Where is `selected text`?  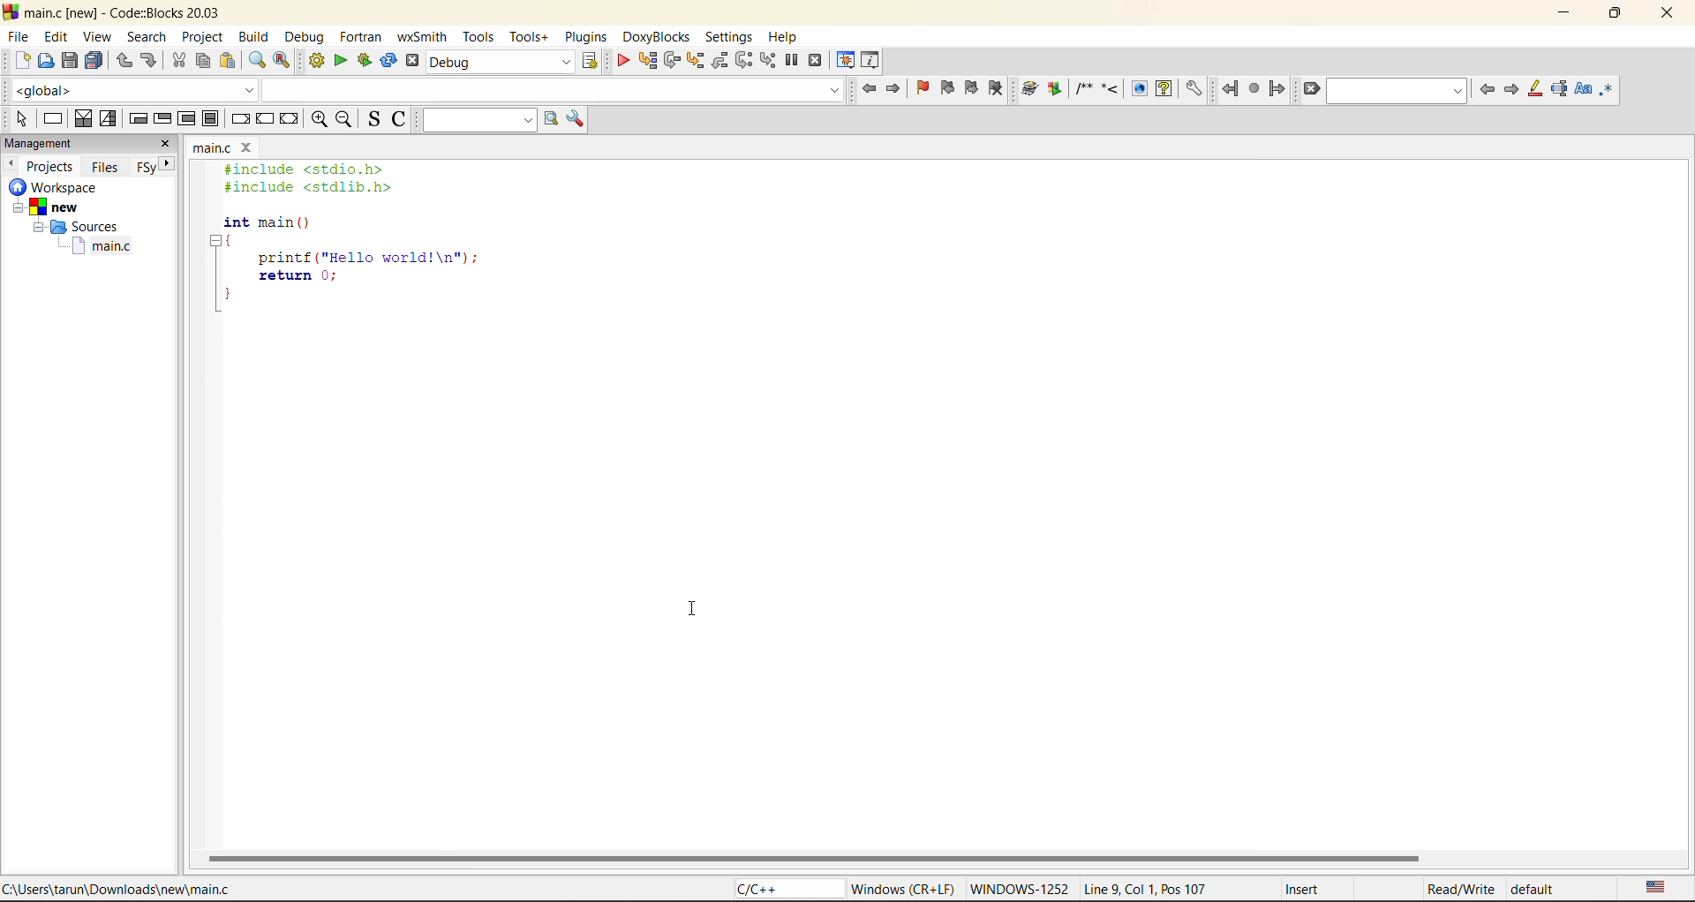 selected text is located at coordinates (1560, 90).